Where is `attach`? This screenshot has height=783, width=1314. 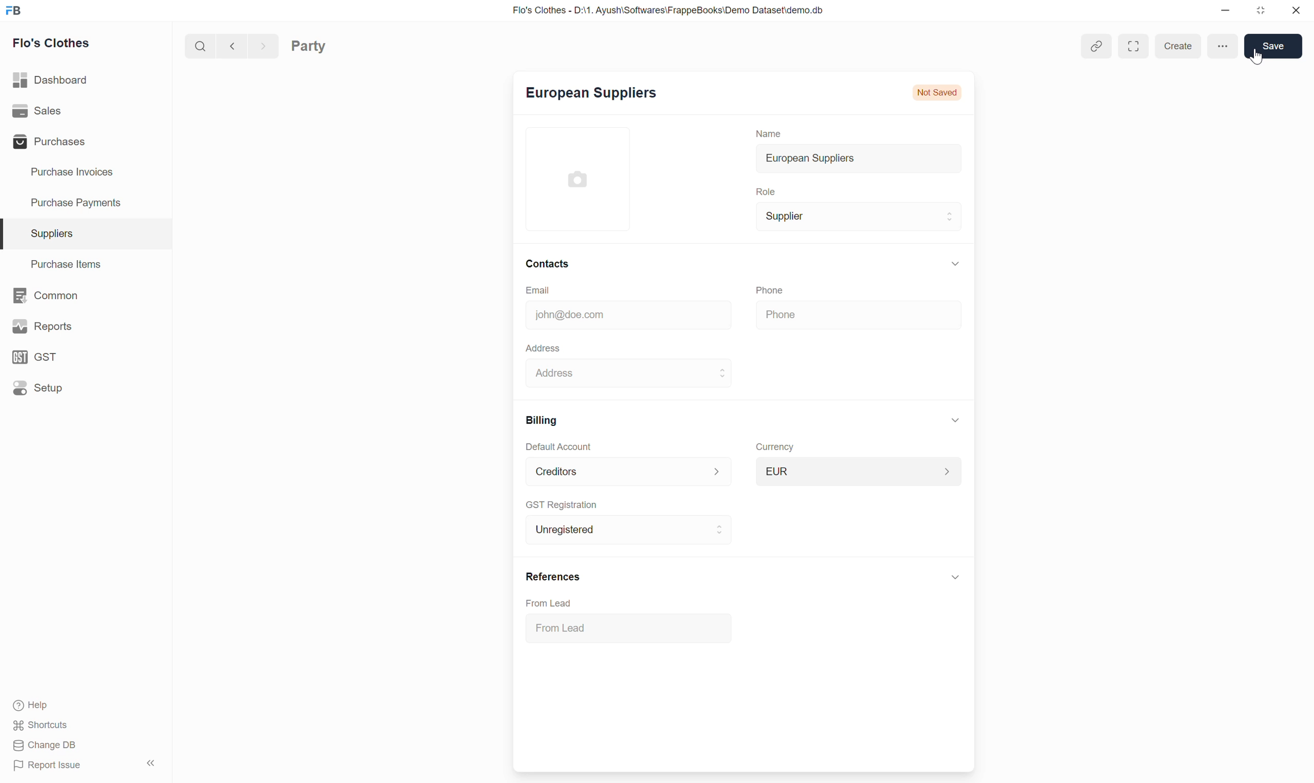 attach is located at coordinates (1088, 45).